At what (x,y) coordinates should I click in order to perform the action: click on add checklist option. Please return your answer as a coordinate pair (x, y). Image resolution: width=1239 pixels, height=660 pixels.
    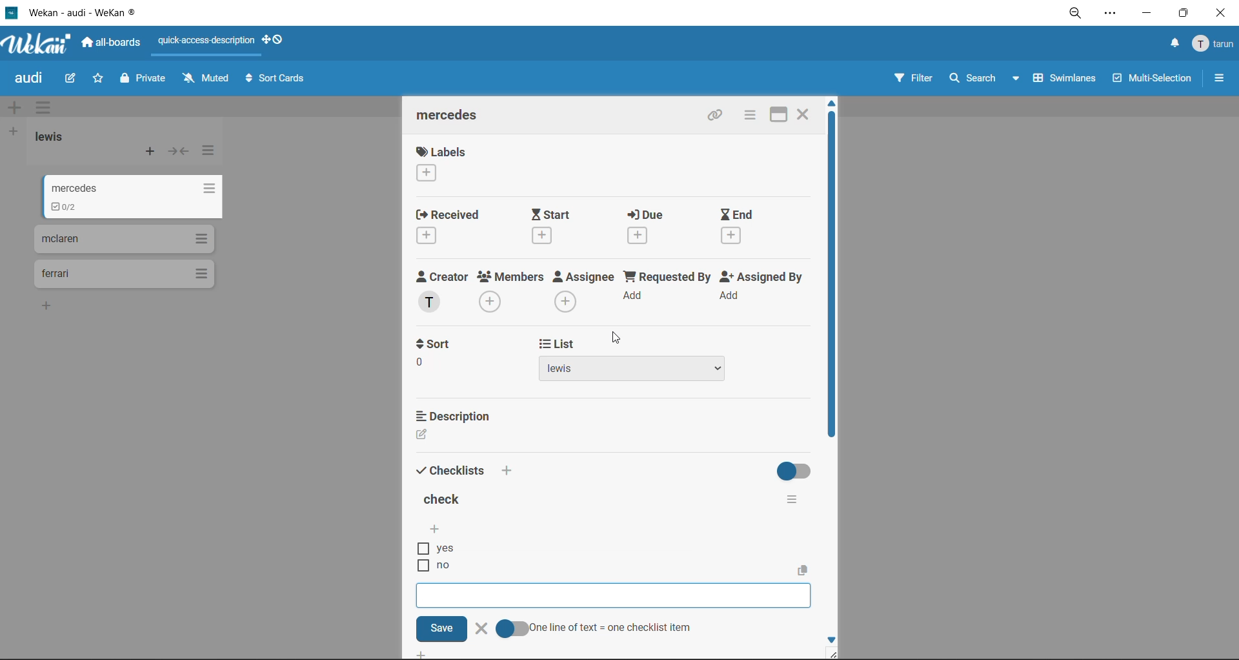
    Looking at the image, I should click on (614, 596).